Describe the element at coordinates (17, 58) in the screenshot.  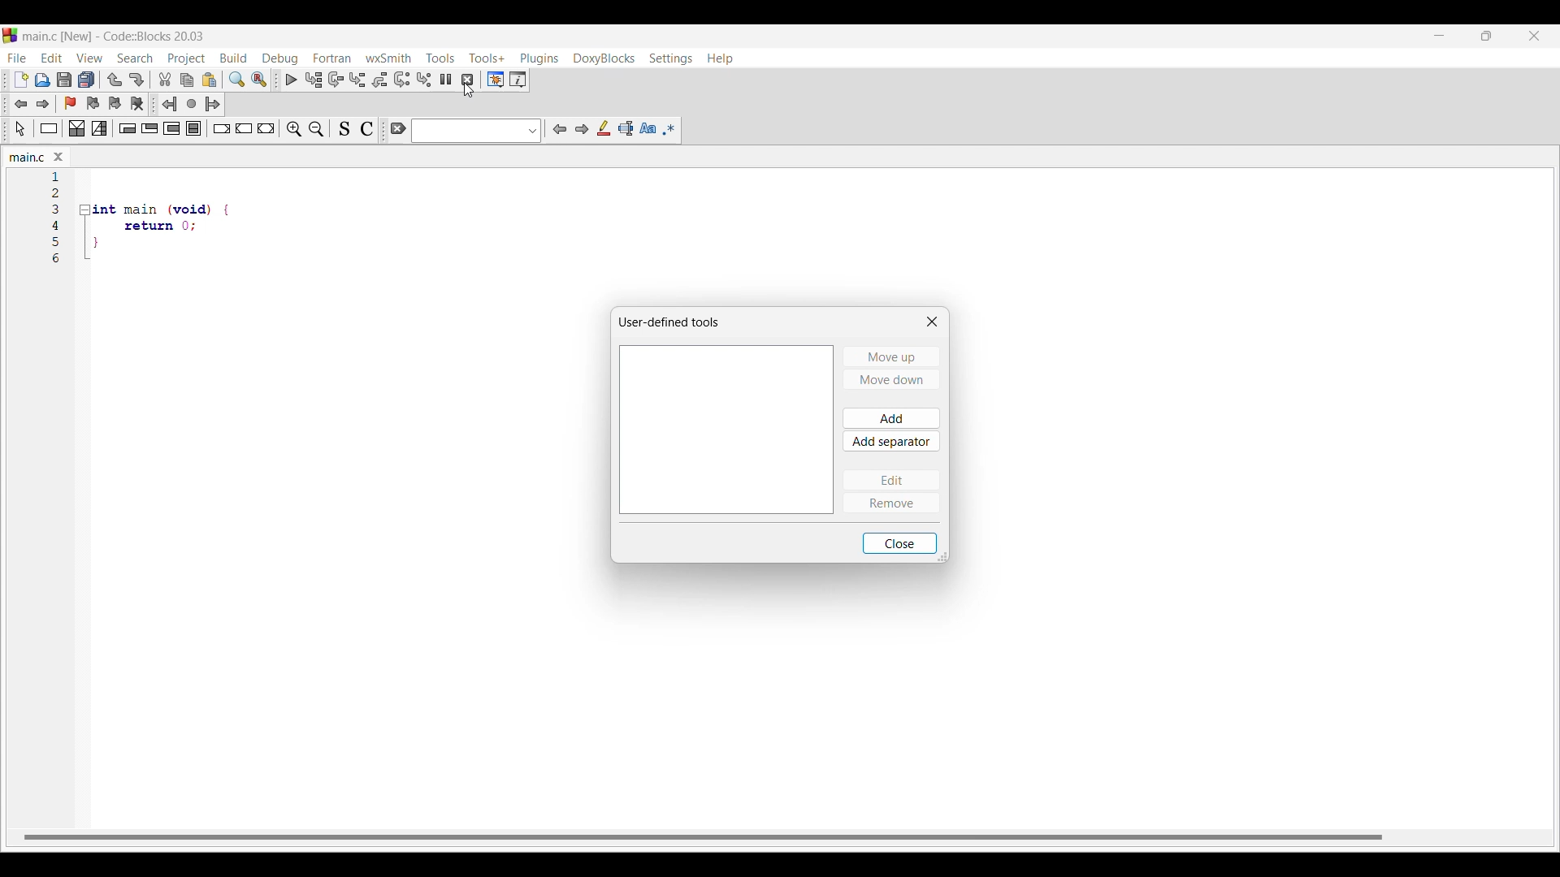
I see `File menu` at that location.